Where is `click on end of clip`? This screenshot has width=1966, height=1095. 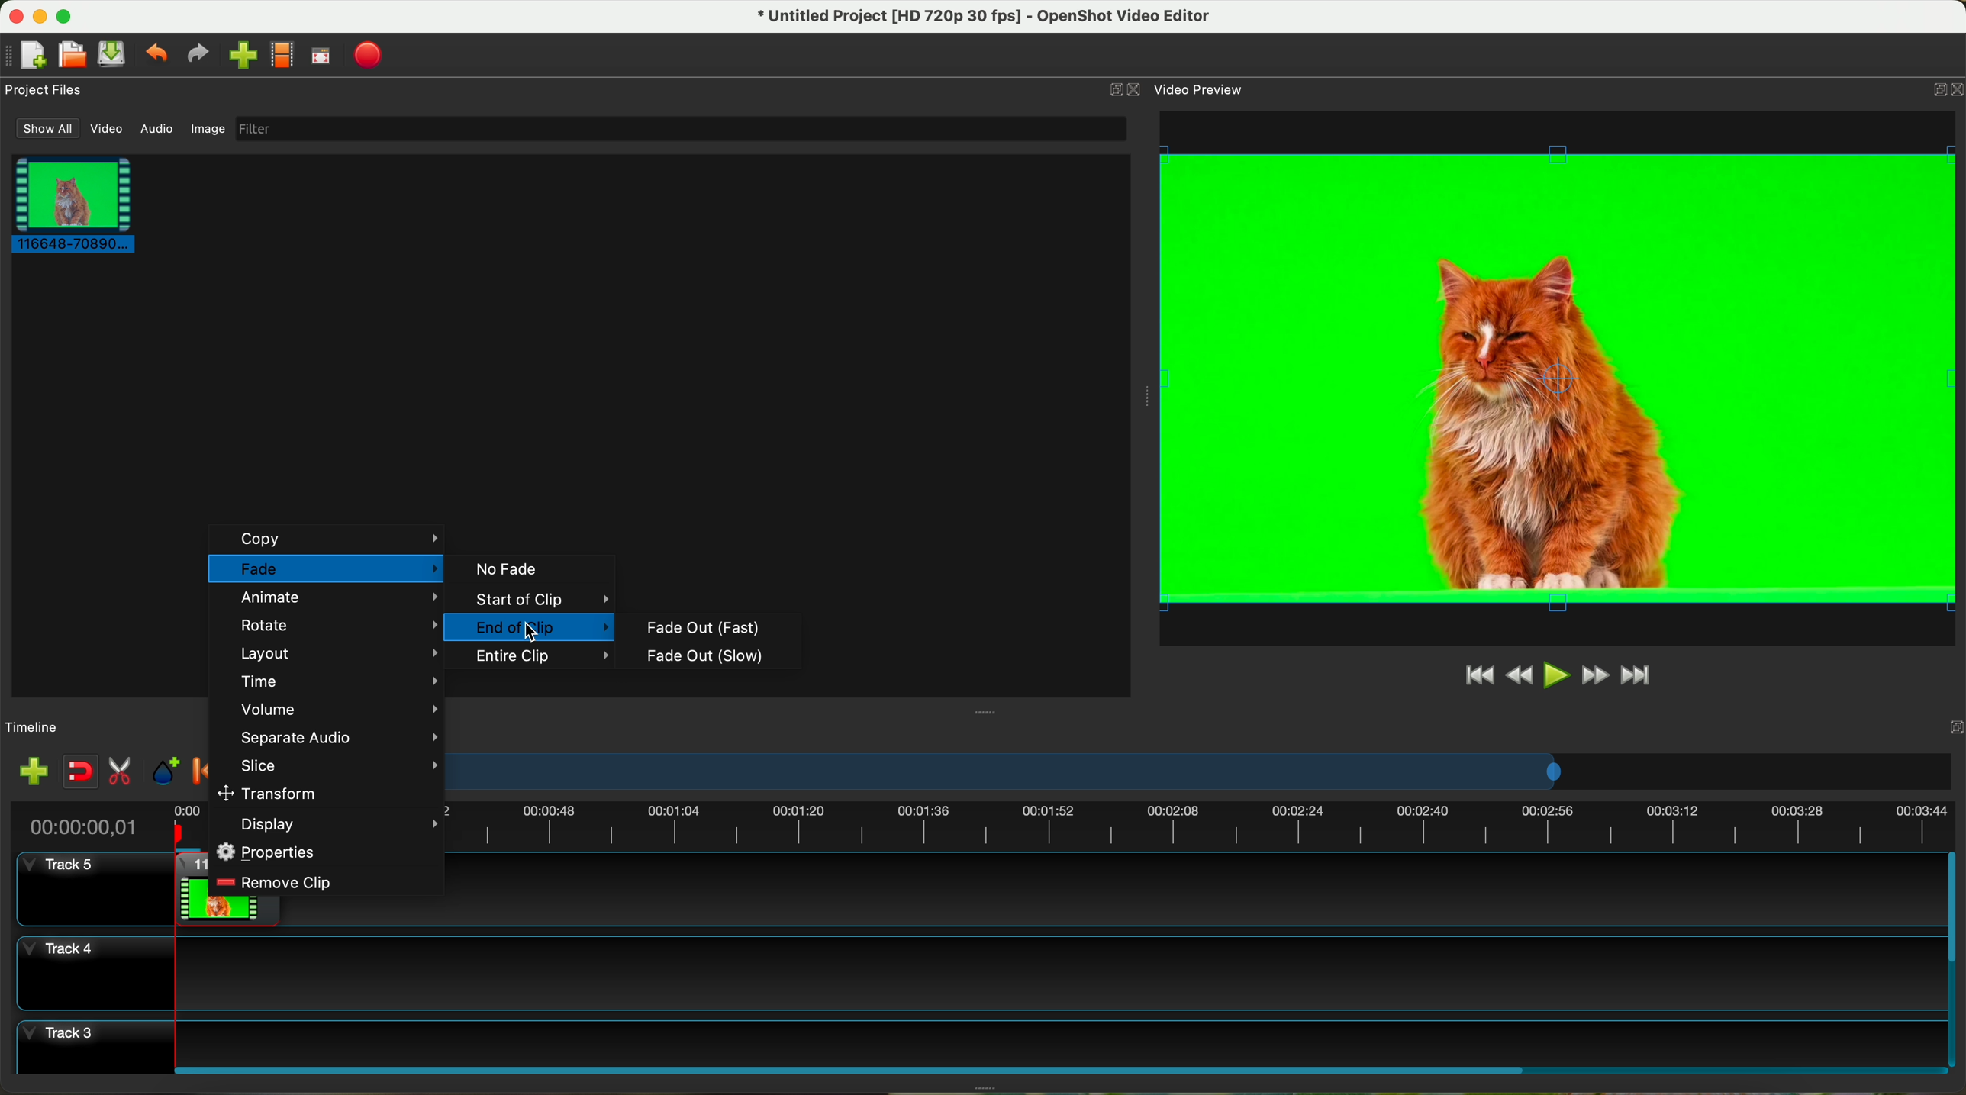 click on end of clip is located at coordinates (529, 628).